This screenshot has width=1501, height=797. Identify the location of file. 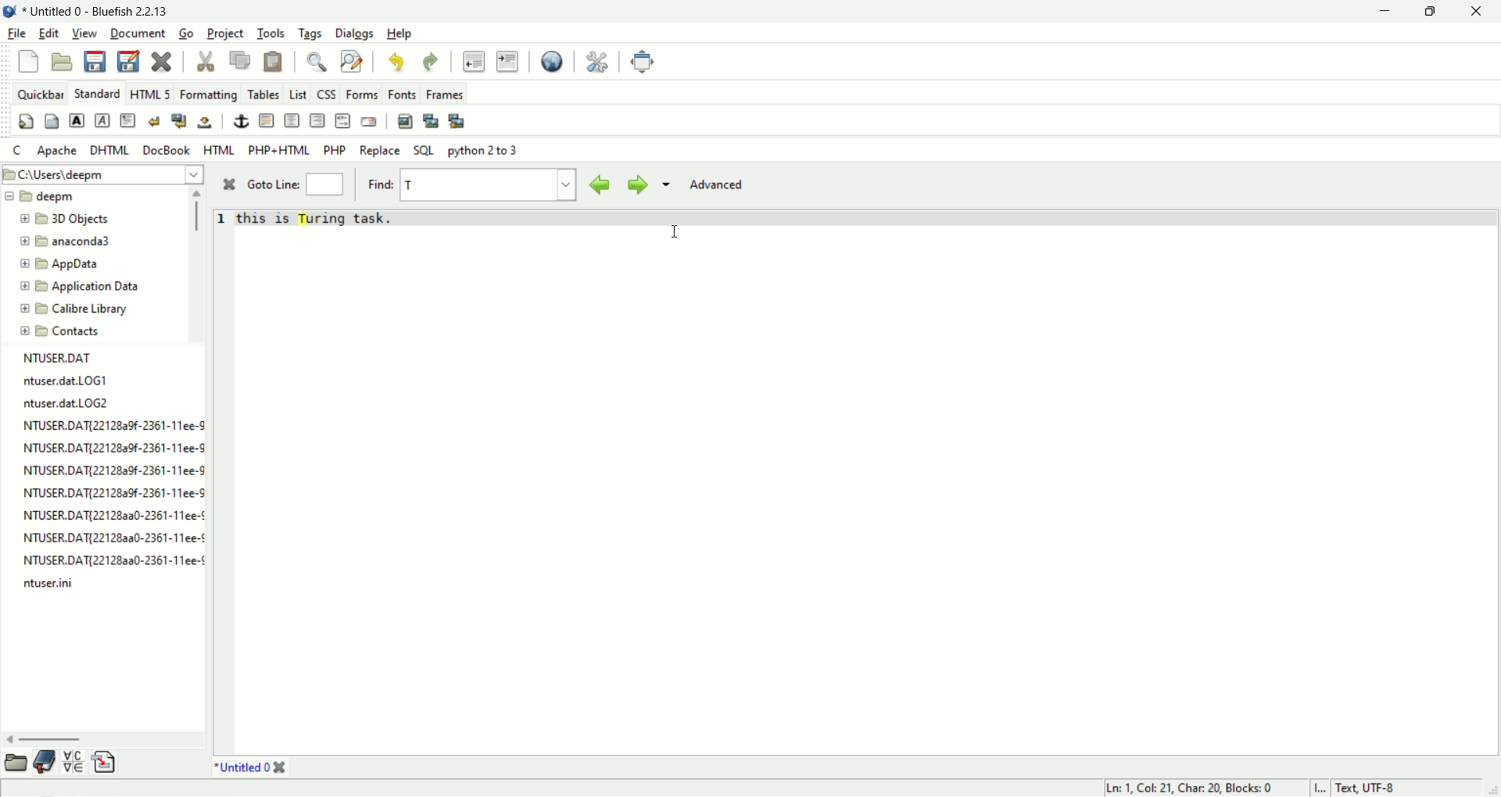
(15, 34).